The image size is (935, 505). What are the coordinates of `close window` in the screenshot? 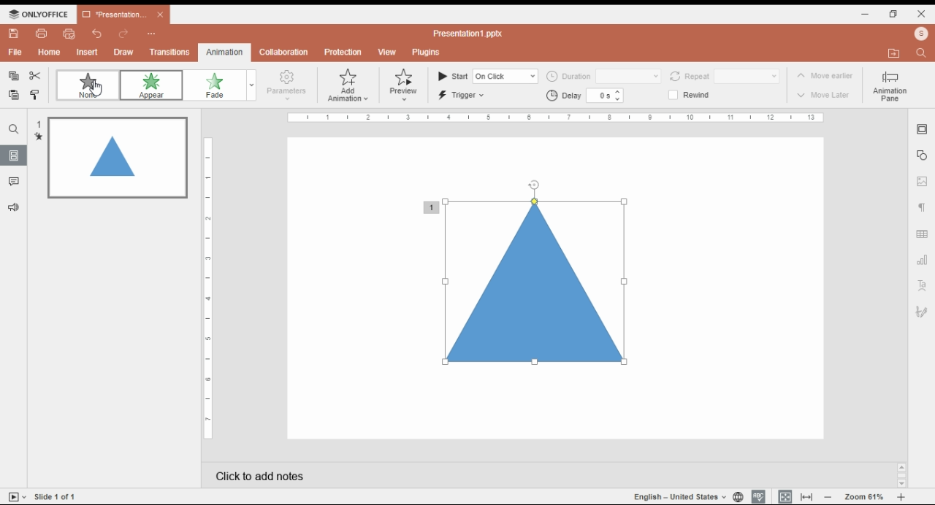 It's located at (920, 15).